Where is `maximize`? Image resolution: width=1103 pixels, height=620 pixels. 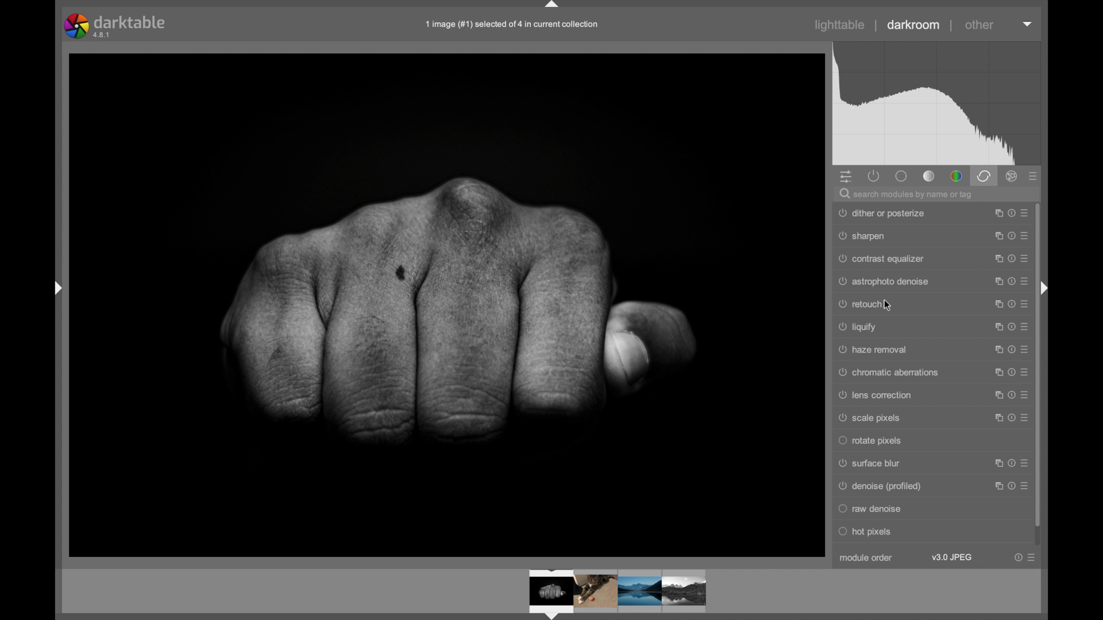
maximize is located at coordinates (995, 485).